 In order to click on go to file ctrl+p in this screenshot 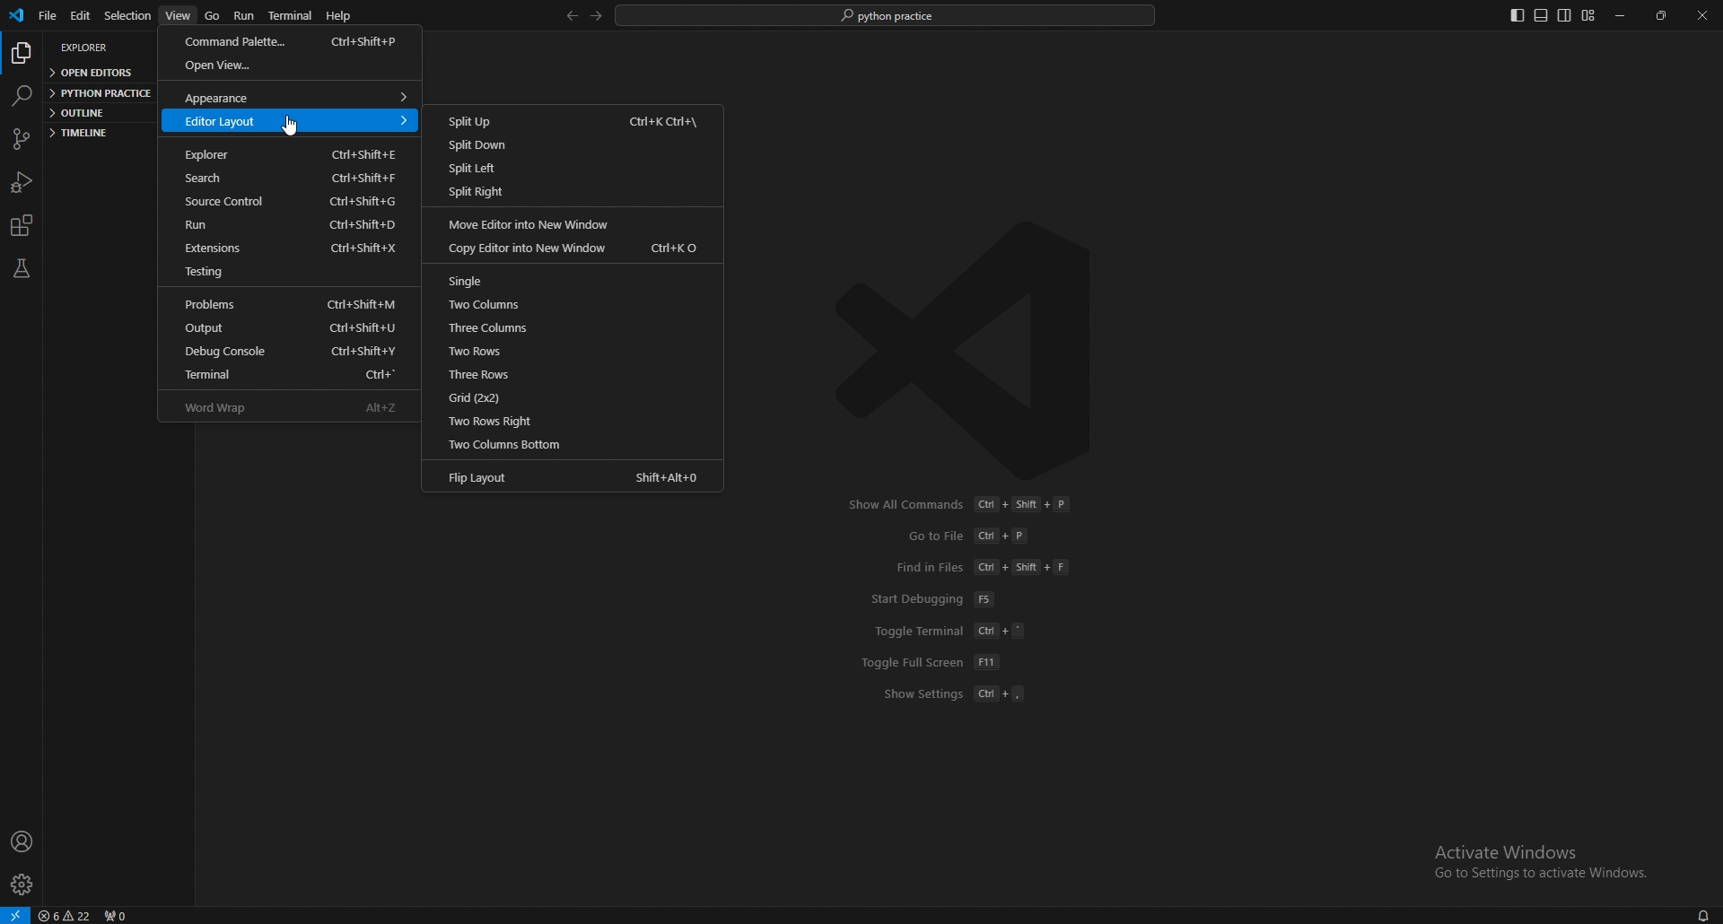, I will do `click(973, 536)`.